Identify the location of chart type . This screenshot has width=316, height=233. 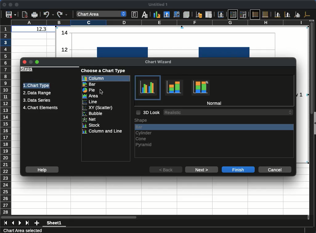
(36, 86).